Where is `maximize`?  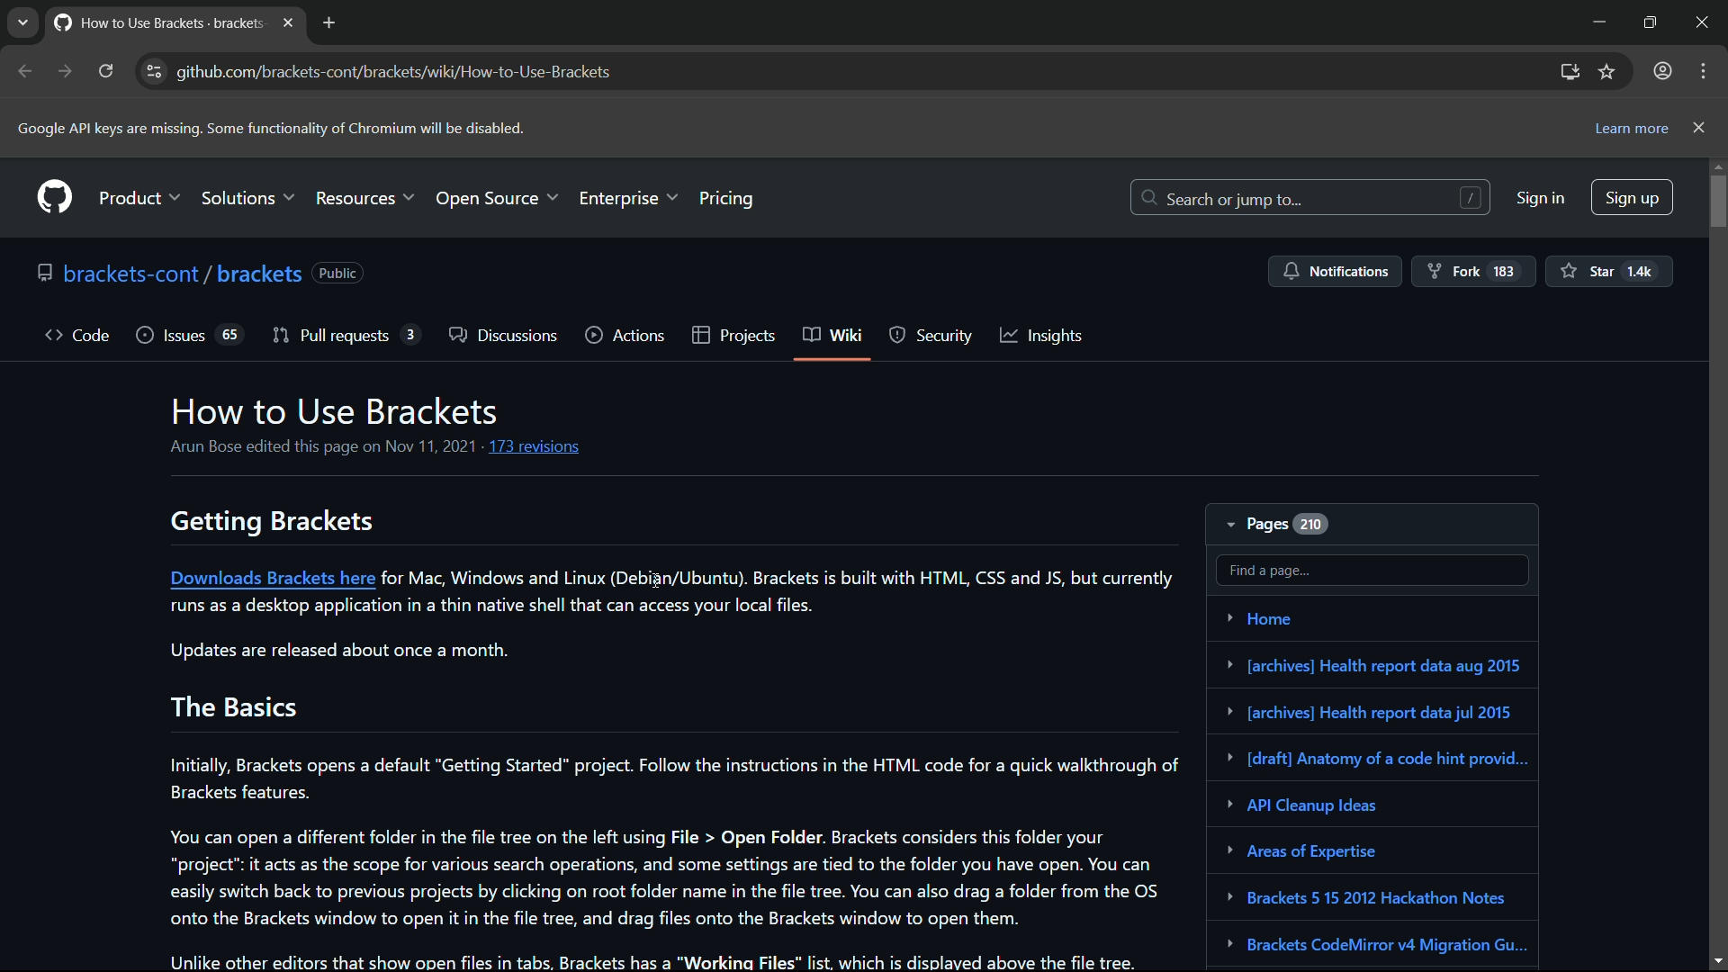 maximize is located at coordinates (1649, 21).